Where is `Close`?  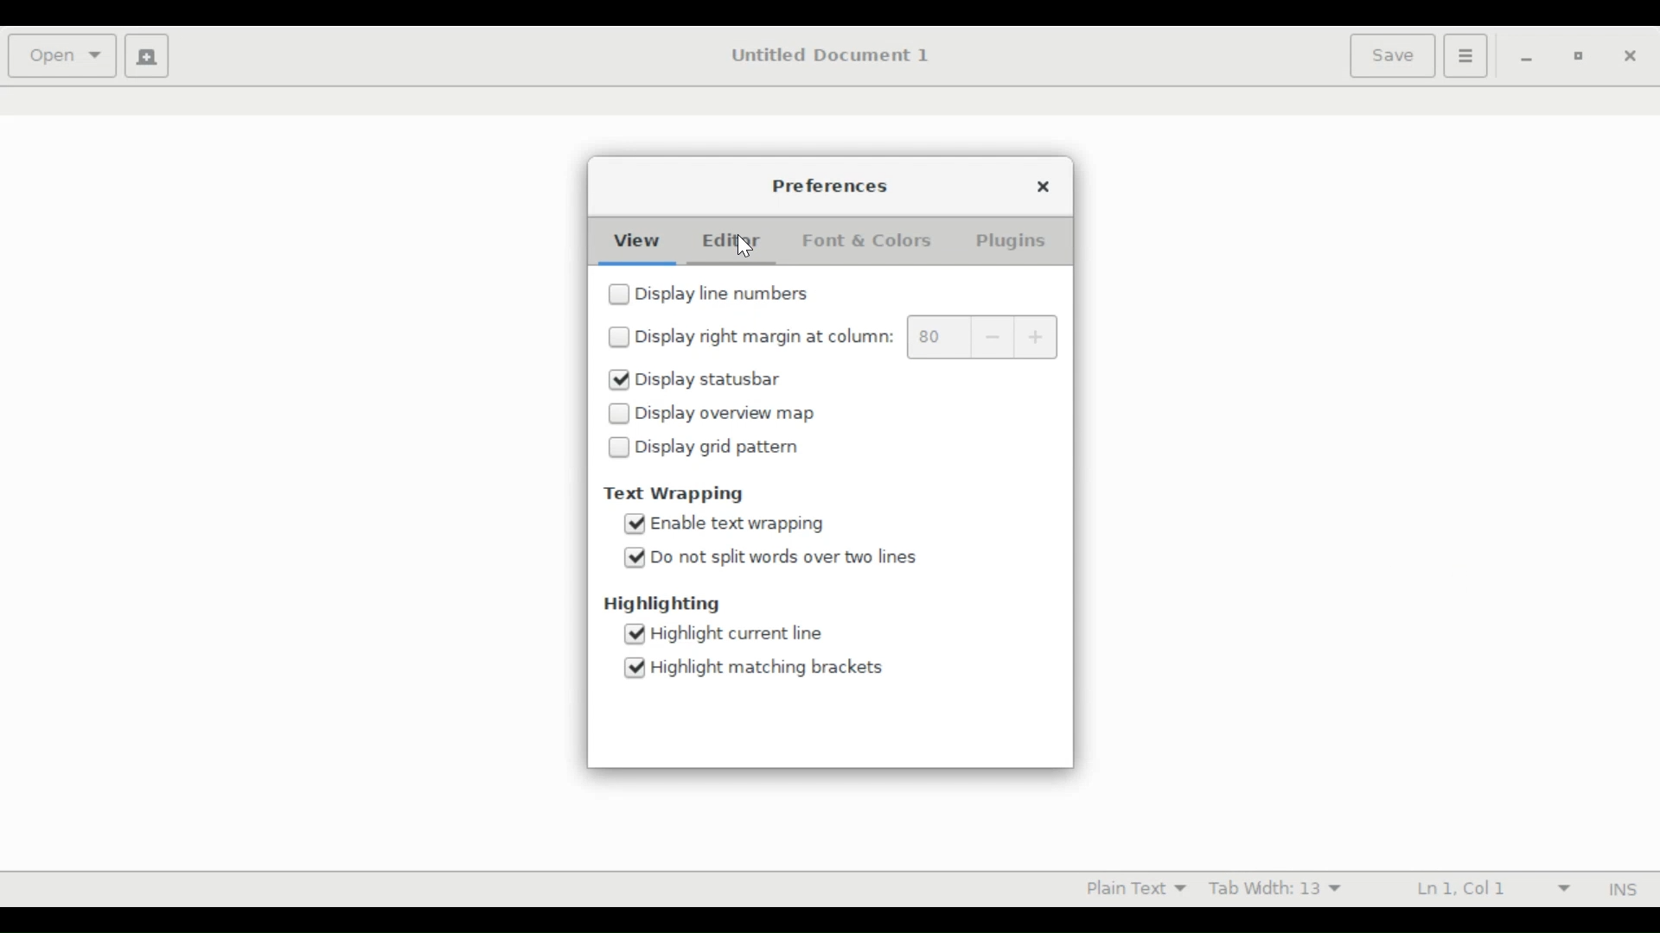
Close is located at coordinates (1046, 187).